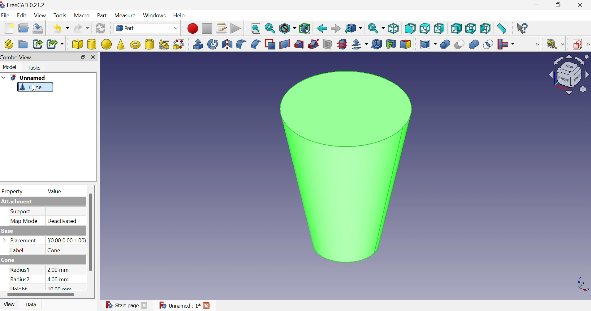 The height and width of the screenshot is (311, 591). I want to click on Unnamed : 1*, so click(179, 305).